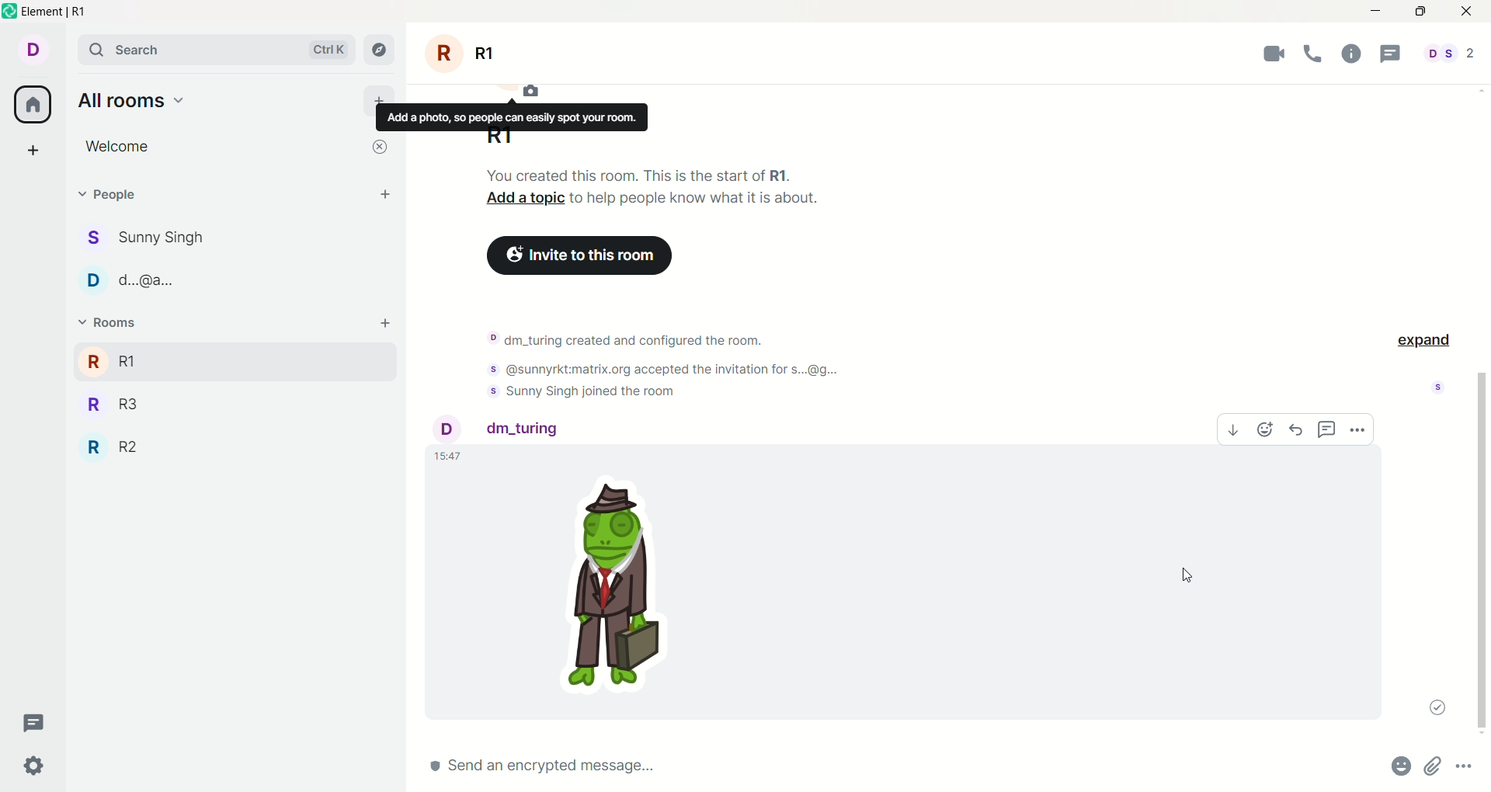 Image resolution: width=1491 pixels, height=792 pixels. What do you see at coordinates (674, 370) in the screenshot?
I see `Notification` at bounding box center [674, 370].